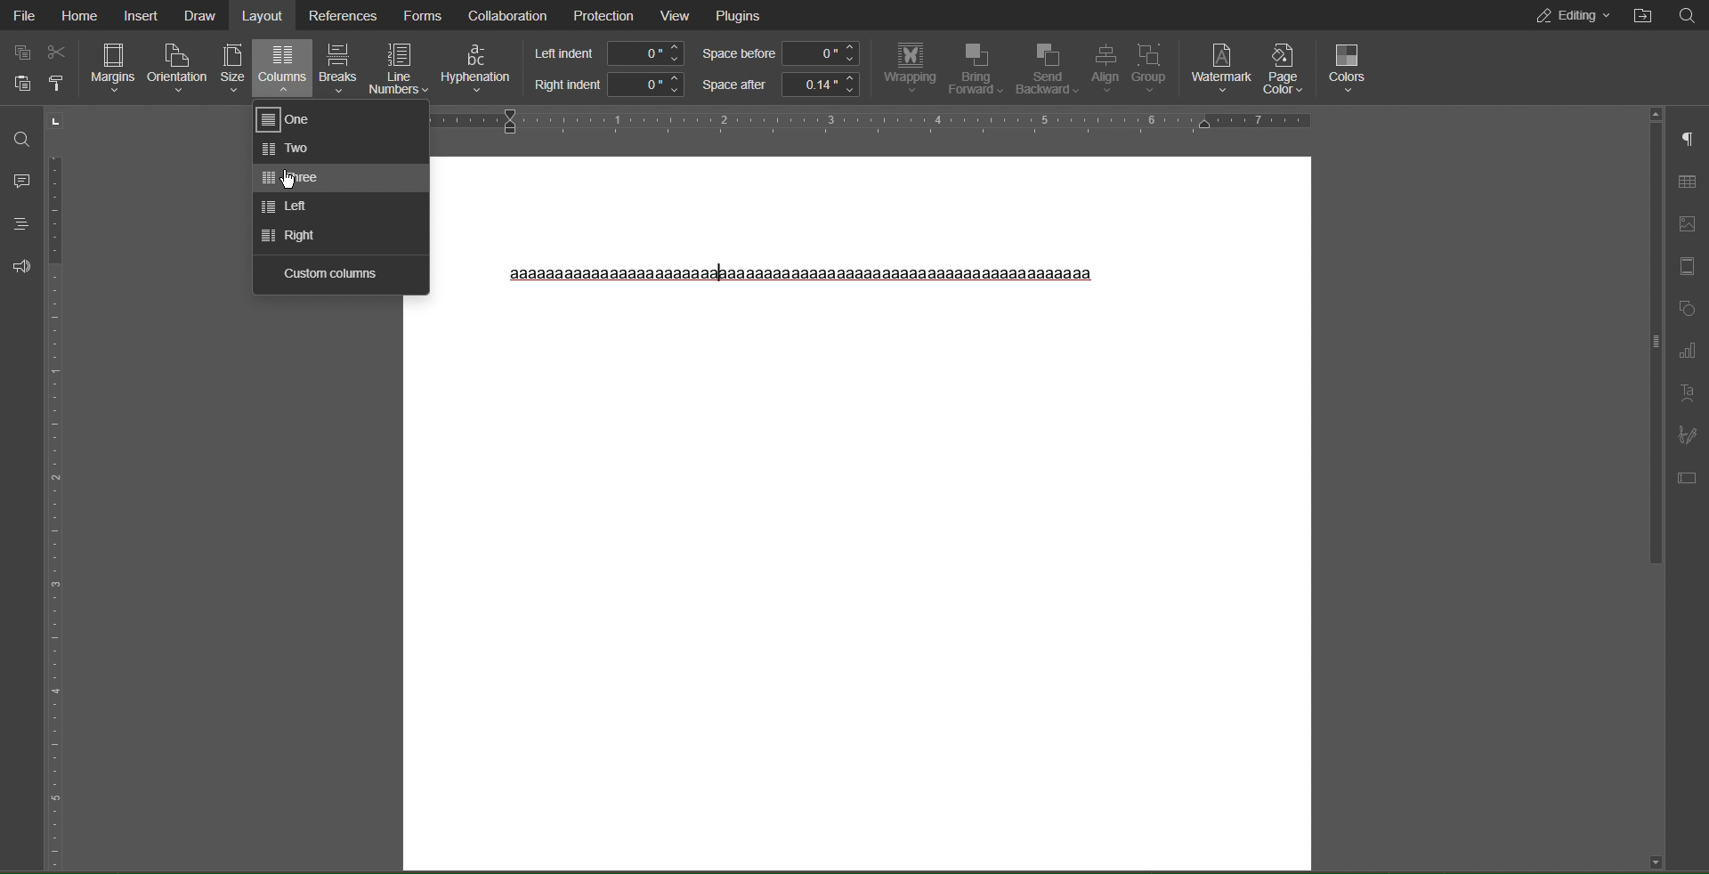  What do you see at coordinates (1688, 474) in the screenshot?
I see `Text File Settings` at bounding box center [1688, 474].